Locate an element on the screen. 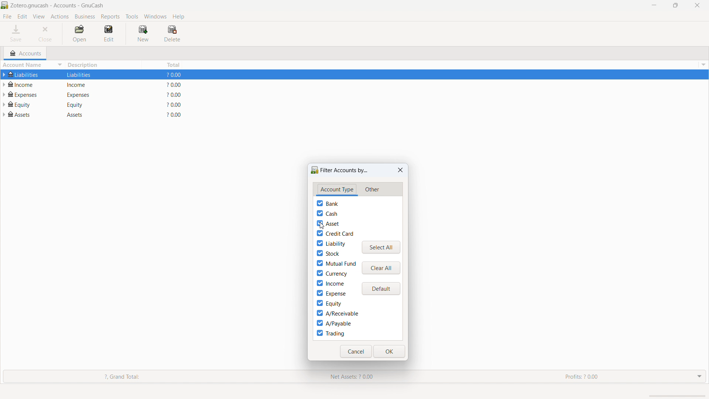 The image size is (709, 399). description is located at coordinates (103, 65).